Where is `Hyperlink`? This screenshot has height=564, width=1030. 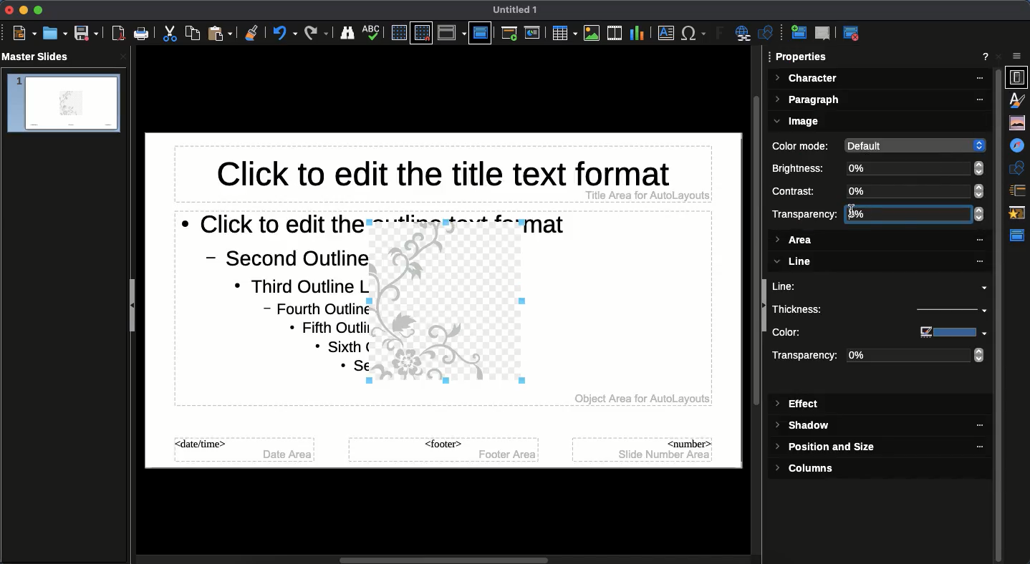 Hyperlink is located at coordinates (745, 34).